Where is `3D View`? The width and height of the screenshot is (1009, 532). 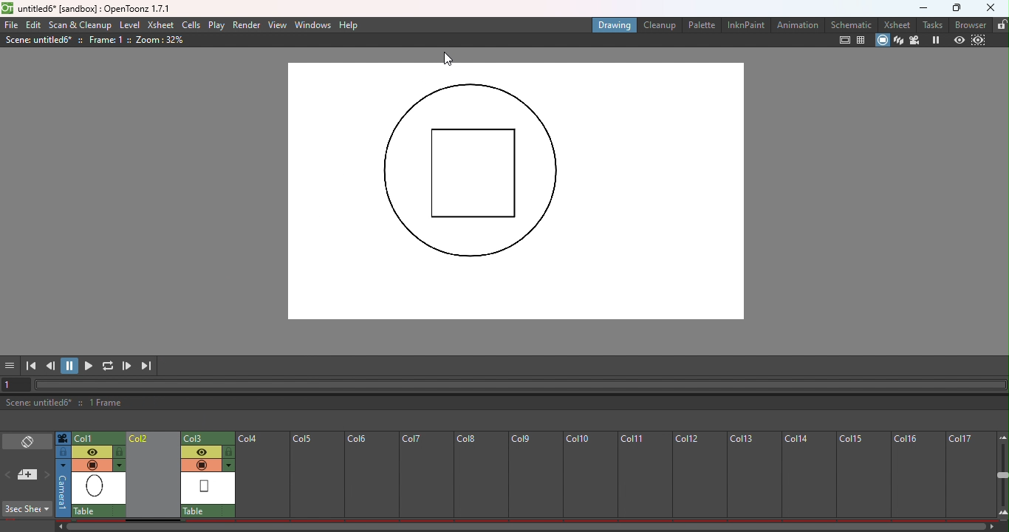
3D View is located at coordinates (898, 41).